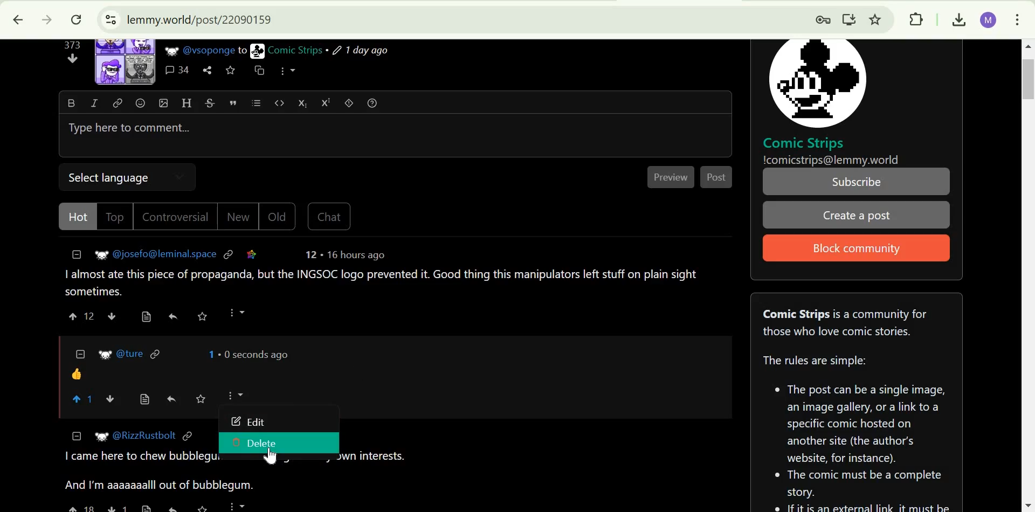 The width and height of the screenshot is (1035, 512). What do you see at coordinates (84, 399) in the screenshot?
I see `1 upvote` at bounding box center [84, 399].